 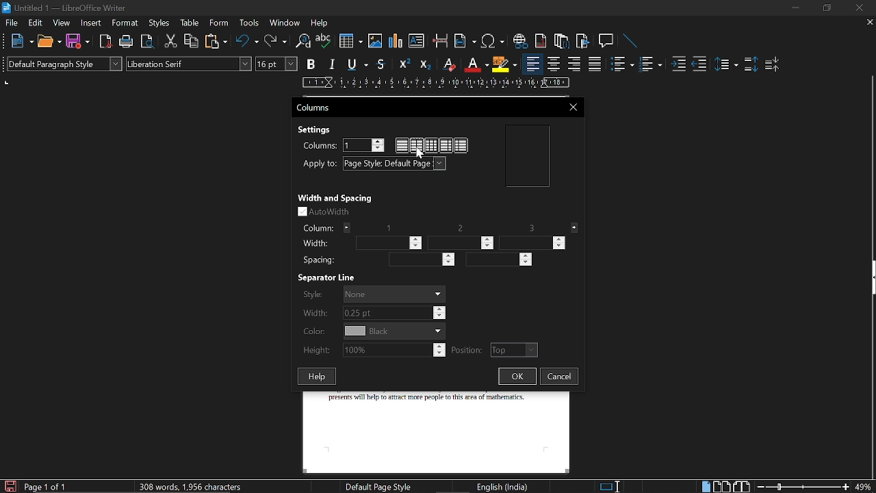 I want to click on single page, so click(x=702, y=485).